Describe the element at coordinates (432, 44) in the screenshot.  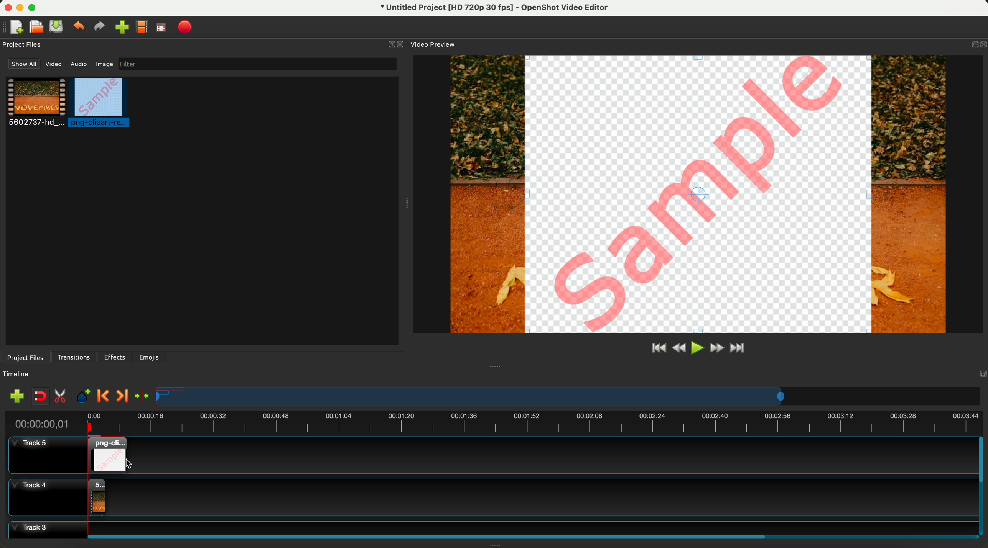
I see `video preview` at that location.